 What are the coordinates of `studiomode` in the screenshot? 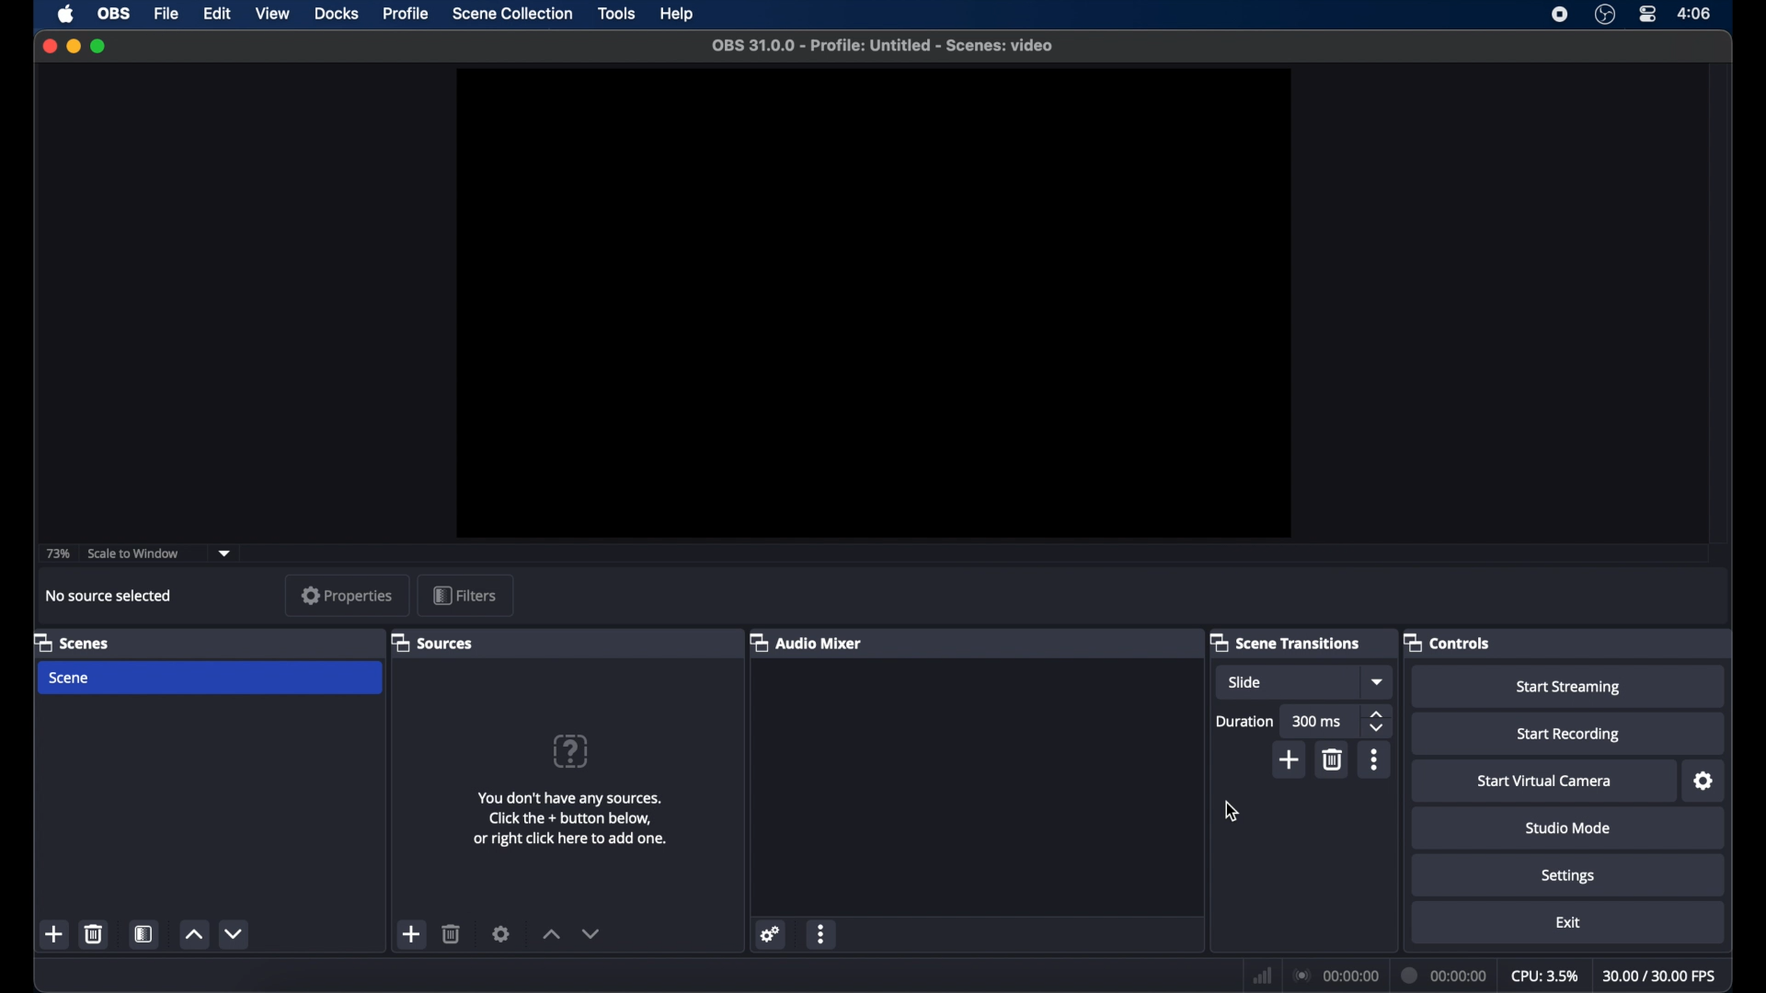 It's located at (1569, 829).